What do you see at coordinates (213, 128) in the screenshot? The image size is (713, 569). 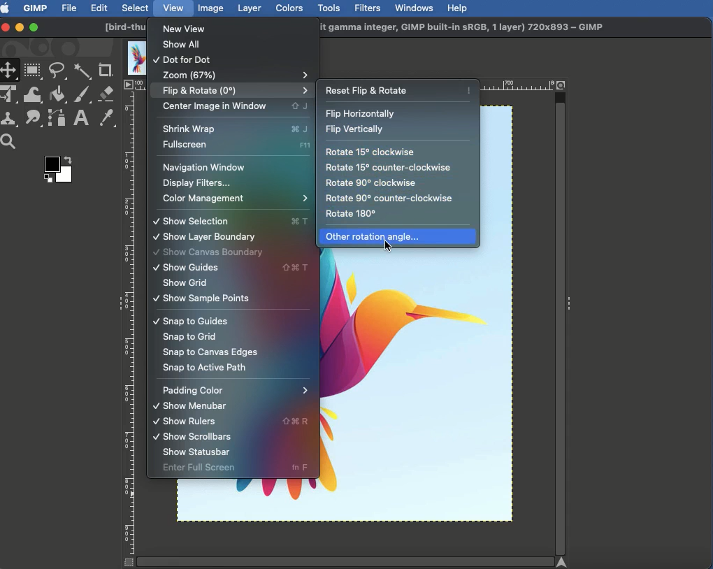 I see `Shrink wrap` at bounding box center [213, 128].